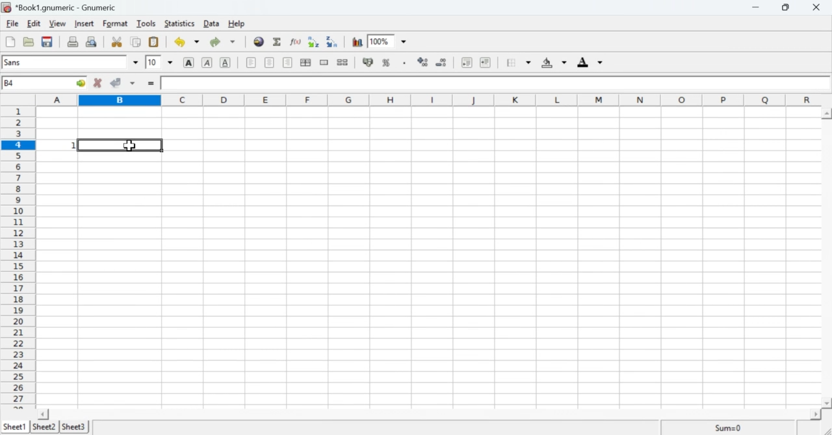 This screenshot has width=832, height=435. Describe the element at coordinates (731, 427) in the screenshot. I see `Sum` at that location.